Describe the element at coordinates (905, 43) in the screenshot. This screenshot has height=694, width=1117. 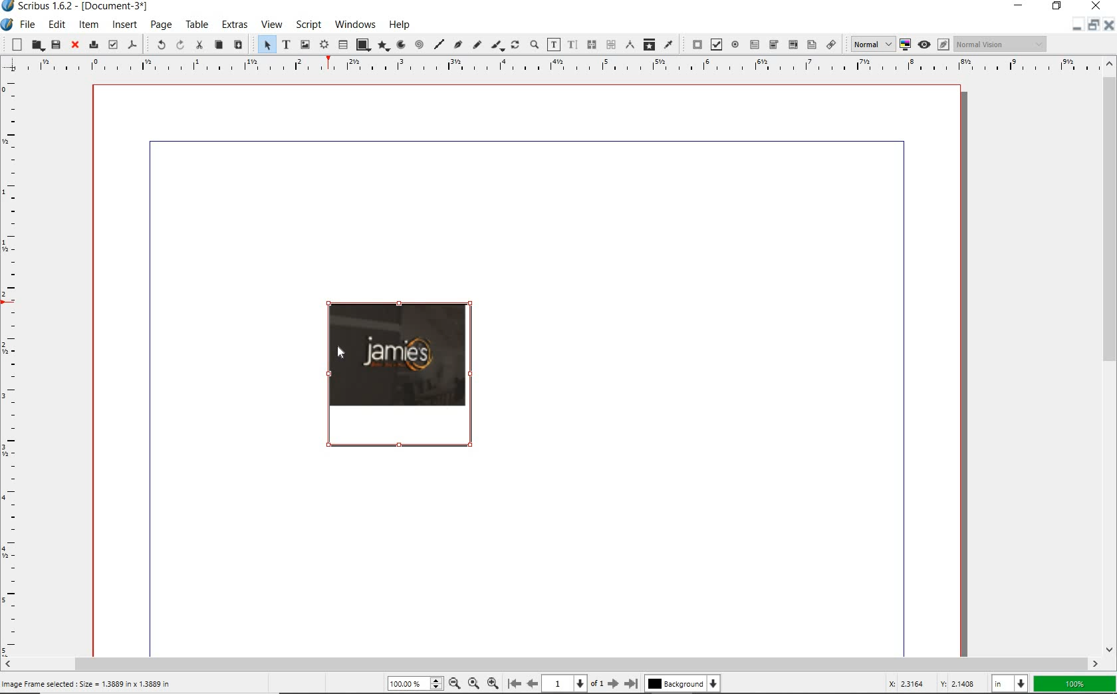
I see `toggle color` at that location.